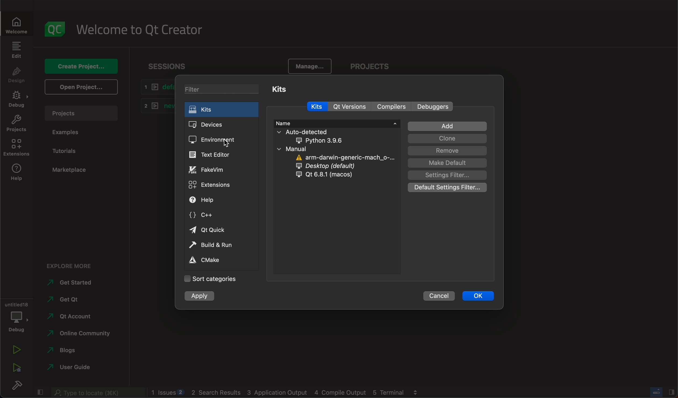 The height and width of the screenshot is (398, 678). What do you see at coordinates (15, 350) in the screenshot?
I see `run` at bounding box center [15, 350].